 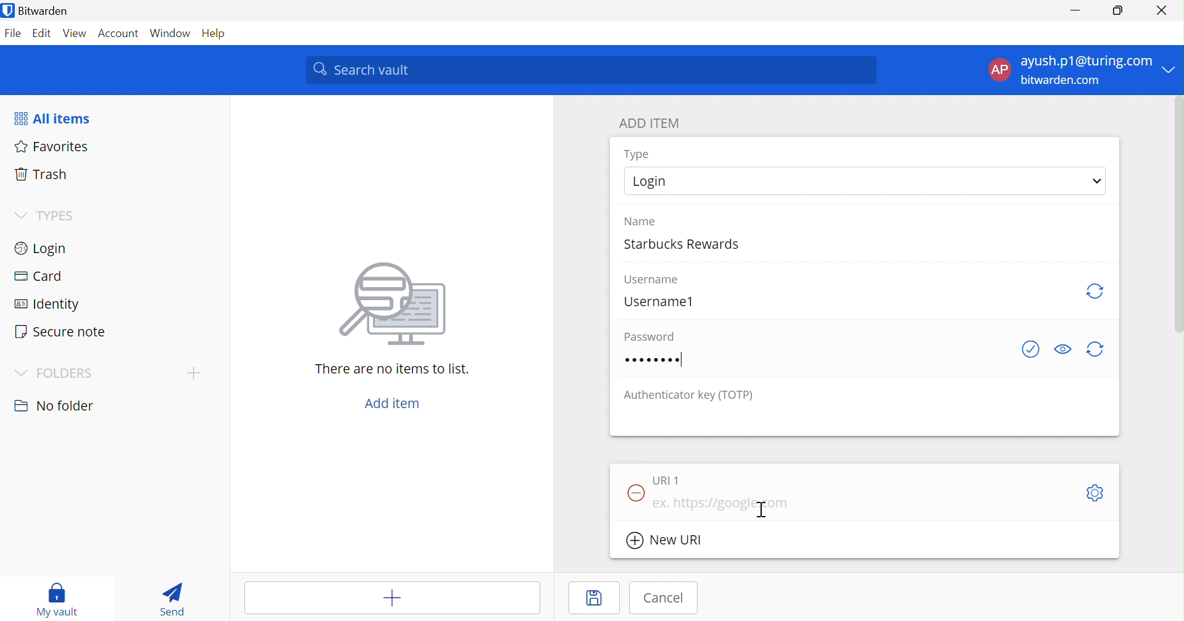 What do you see at coordinates (120, 33) in the screenshot?
I see `Account` at bounding box center [120, 33].